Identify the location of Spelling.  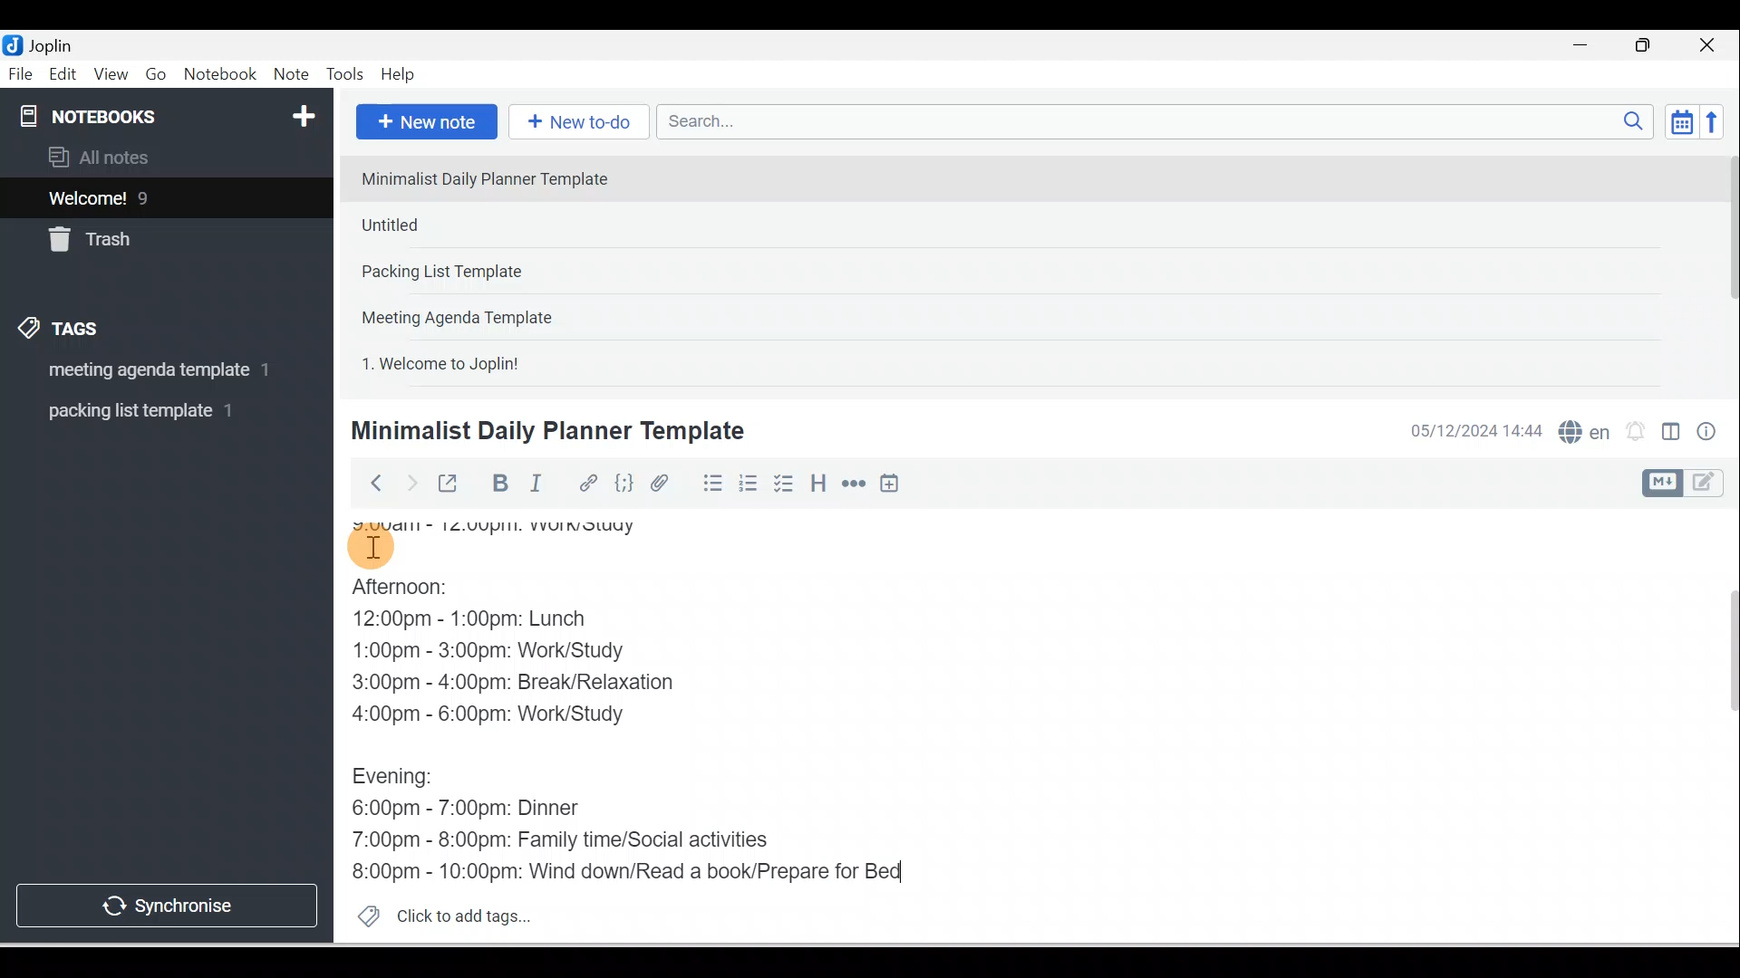
(1580, 429).